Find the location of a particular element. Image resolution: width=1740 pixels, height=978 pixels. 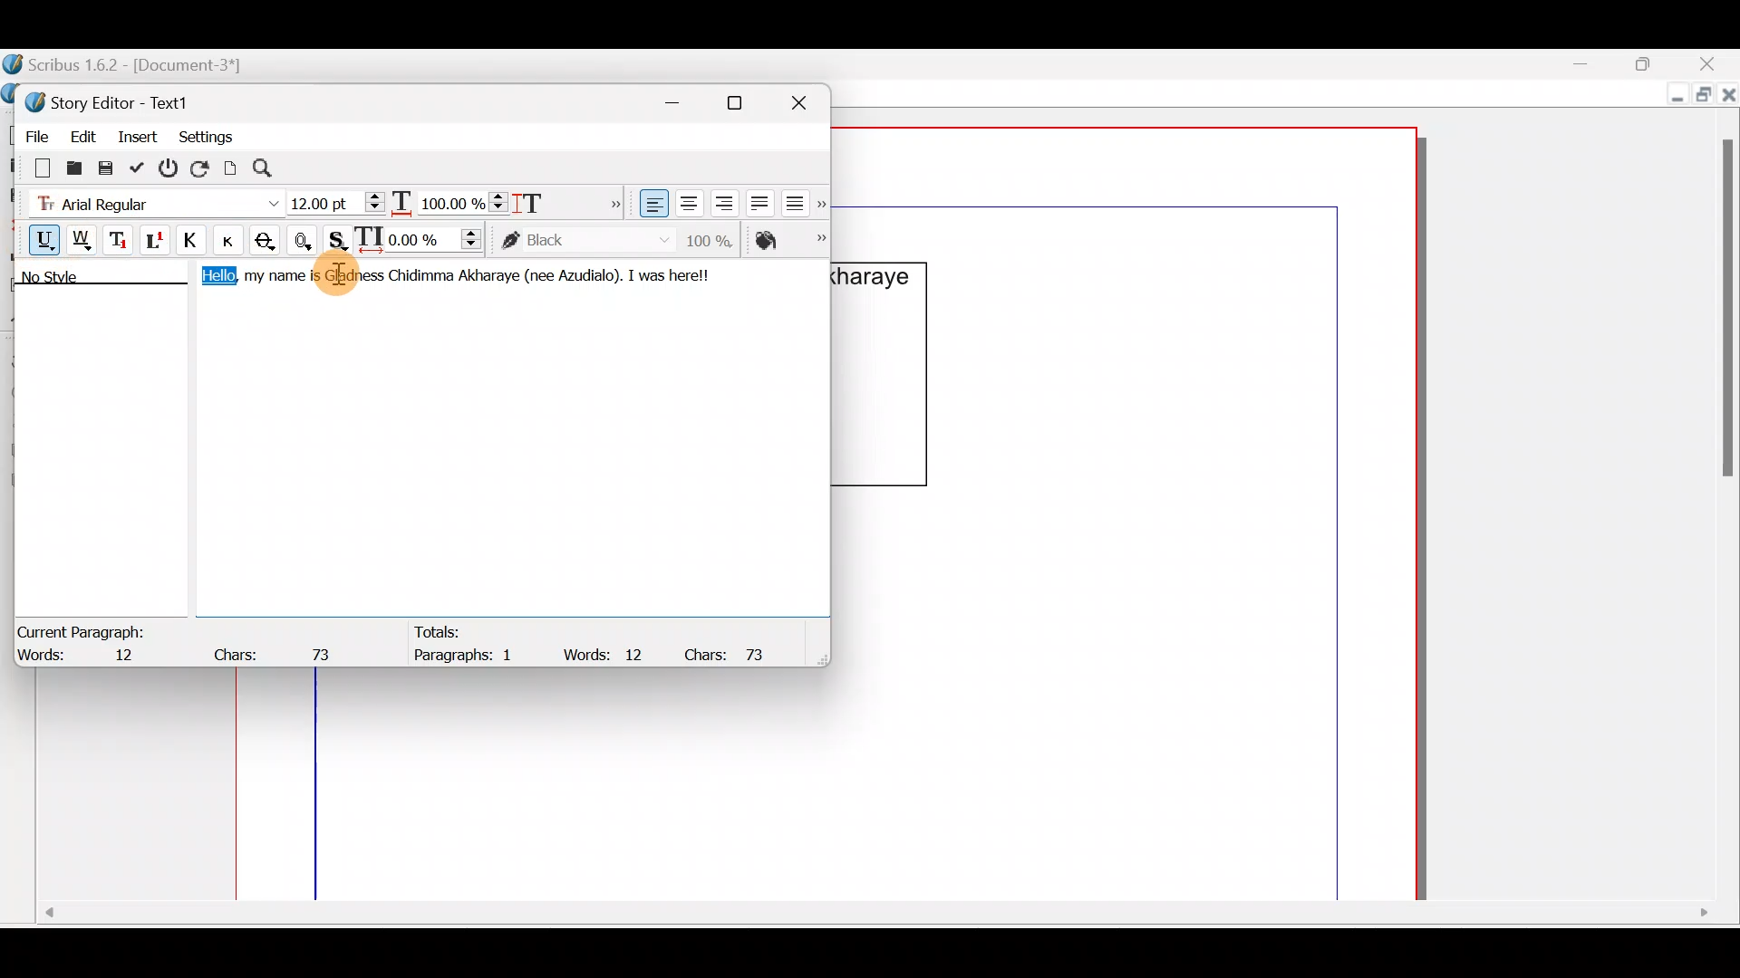

Small caps is located at coordinates (233, 239).